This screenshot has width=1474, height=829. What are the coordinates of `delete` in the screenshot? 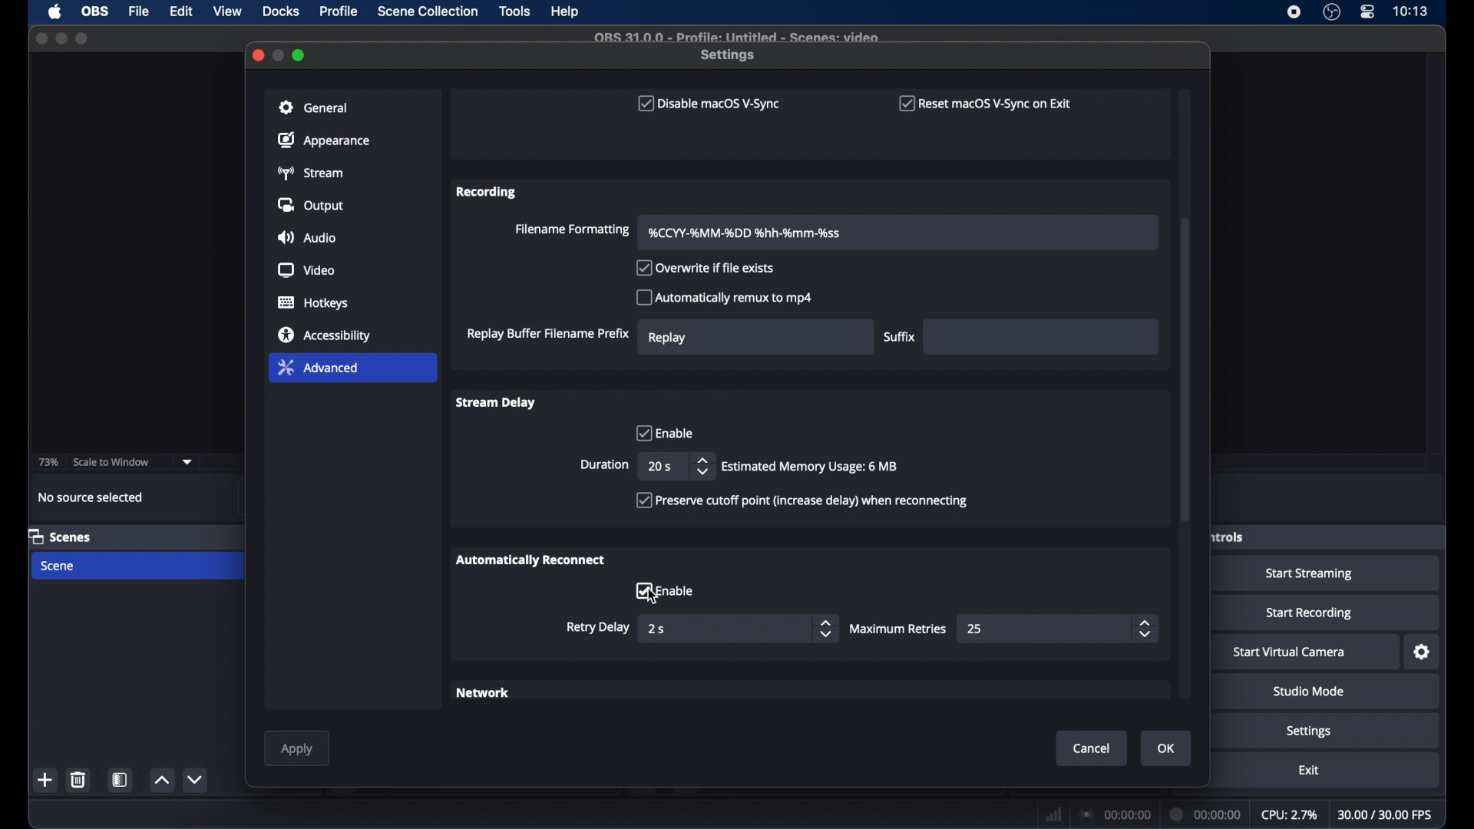 It's located at (78, 779).